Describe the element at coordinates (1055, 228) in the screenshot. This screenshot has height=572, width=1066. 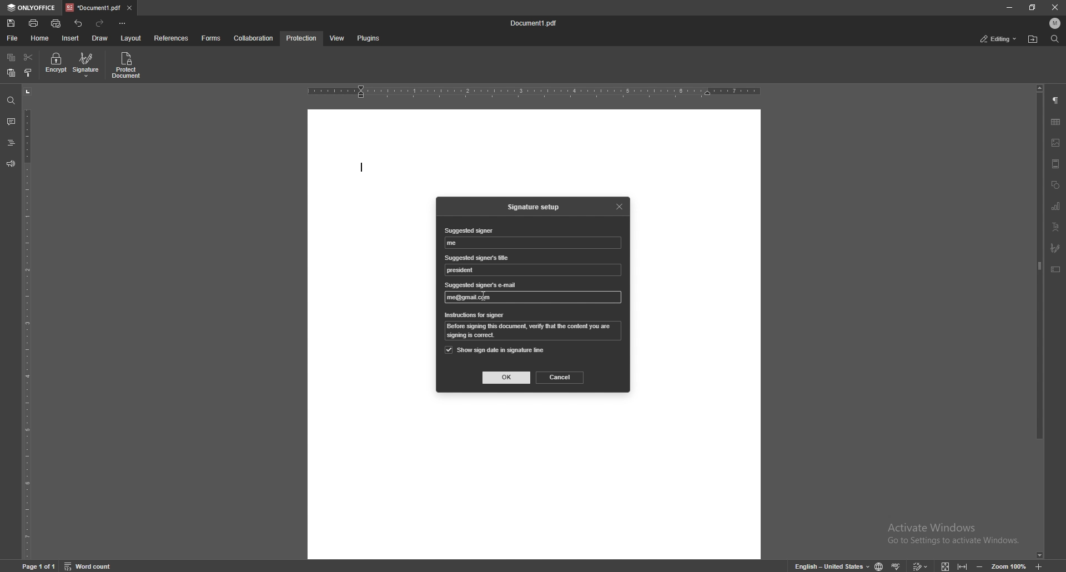
I see `text art` at that location.